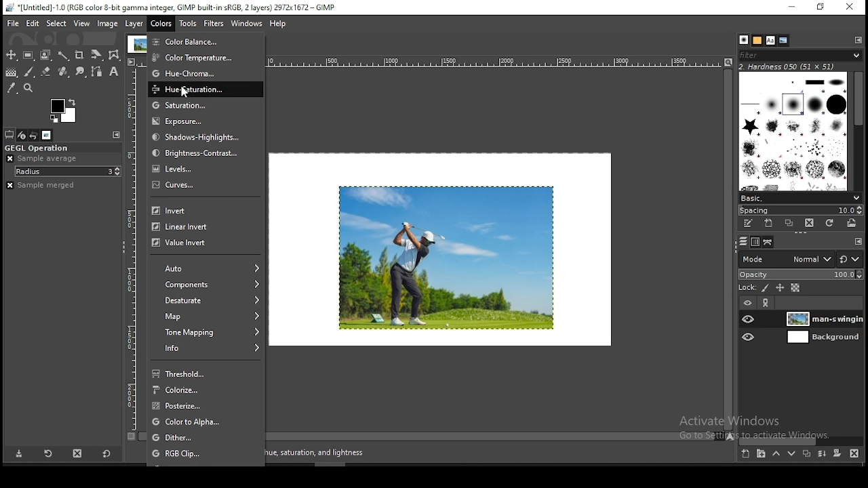 This screenshot has height=488, width=868. Describe the element at coordinates (822, 8) in the screenshot. I see `restore` at that location.